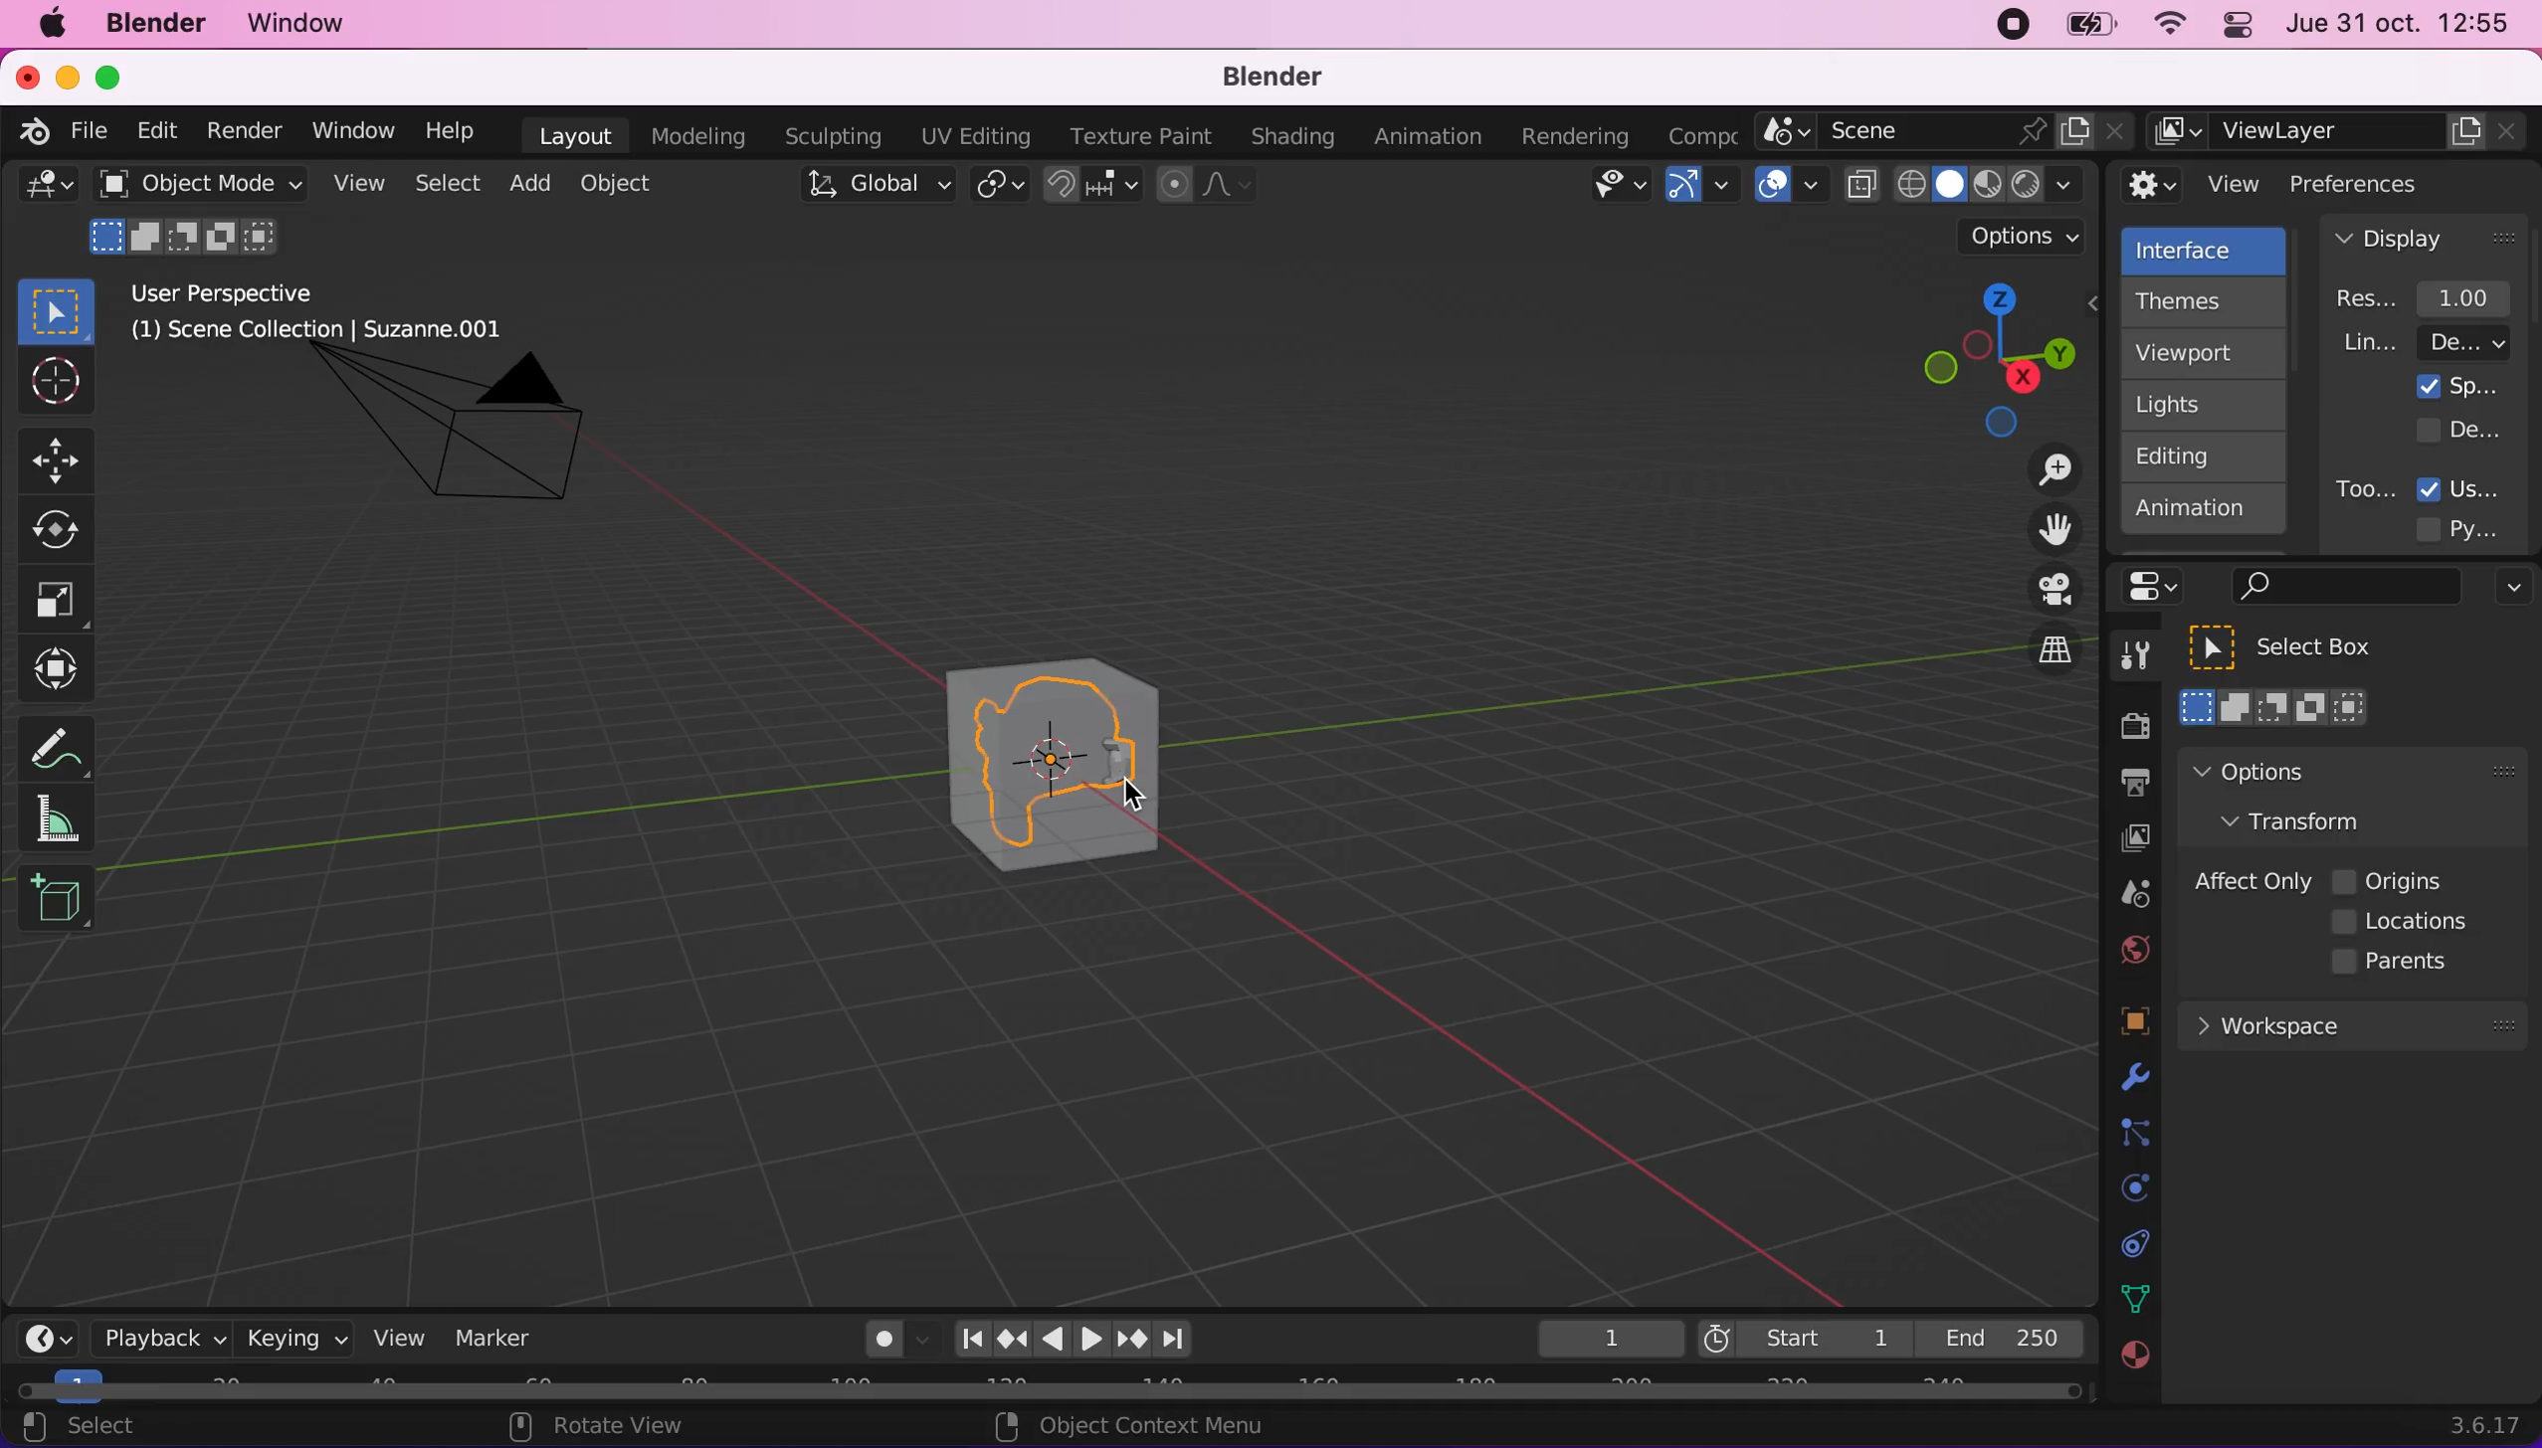  I want to click on transform, so click(2312, 819).